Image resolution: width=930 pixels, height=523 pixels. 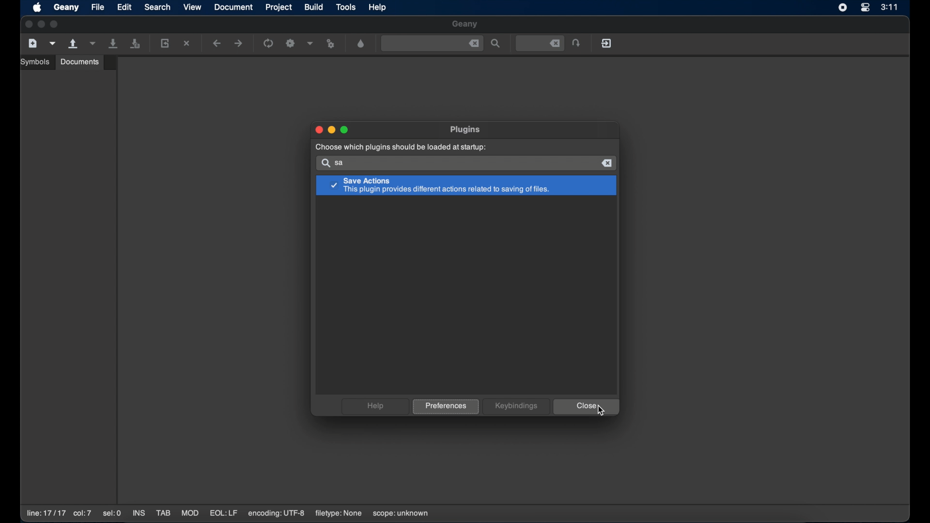 I want to click on close, so click(x=28, y=25).